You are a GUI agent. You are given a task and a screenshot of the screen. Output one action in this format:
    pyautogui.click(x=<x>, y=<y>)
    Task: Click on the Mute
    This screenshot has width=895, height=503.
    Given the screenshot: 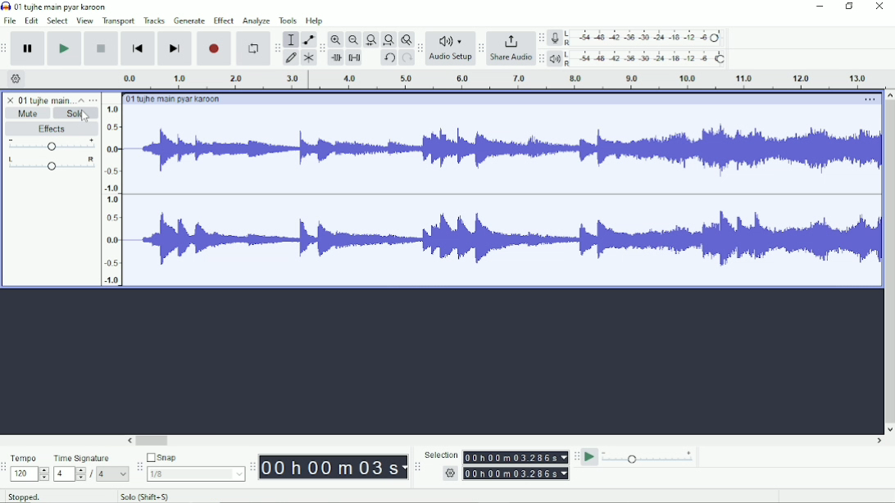 What is the action you would take?
    pyautogui.click(x=26, y=113)
    